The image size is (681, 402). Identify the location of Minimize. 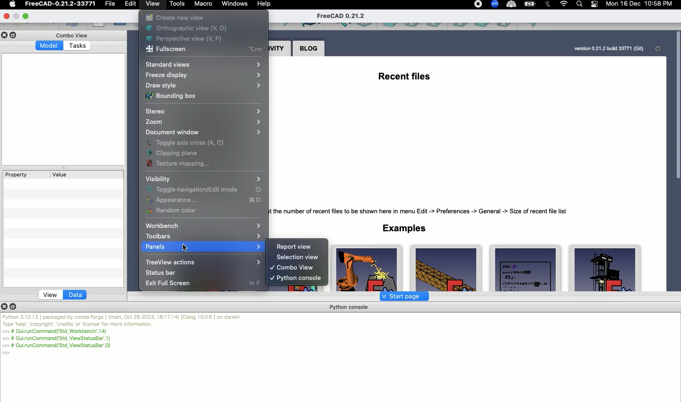
(26, 15).